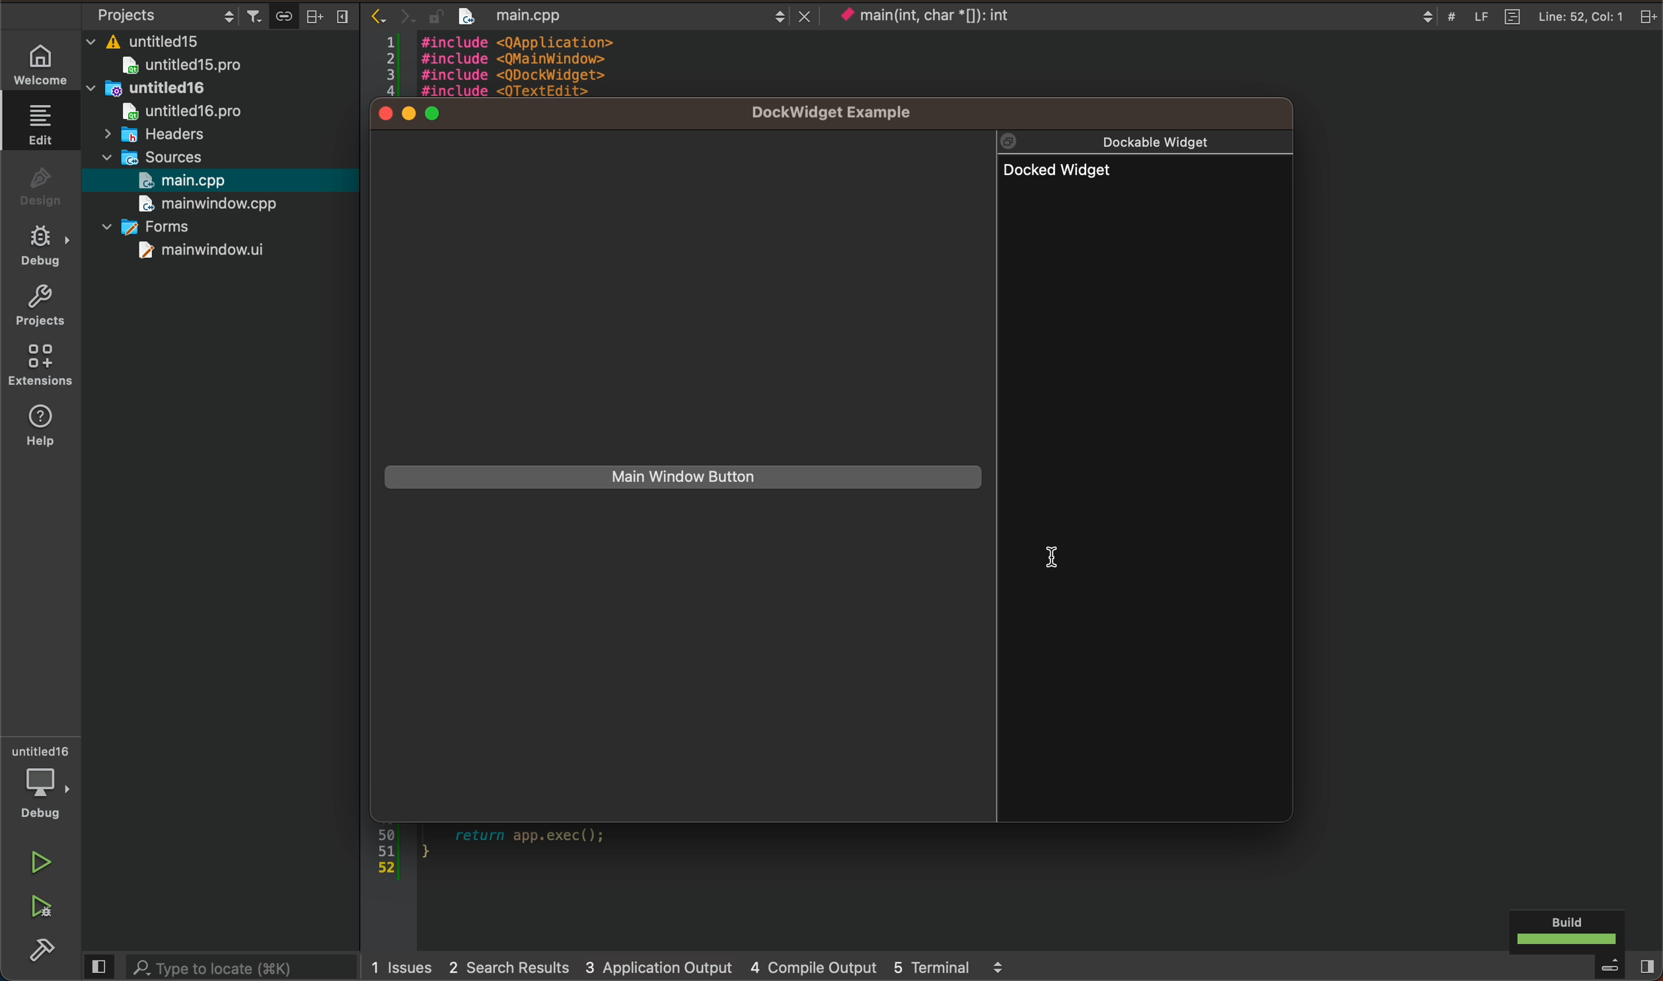 This screenshot has width=1663, height=981. Describe the element at coordinates (332, 15) in the screenshot. I see `close bar` at that location.